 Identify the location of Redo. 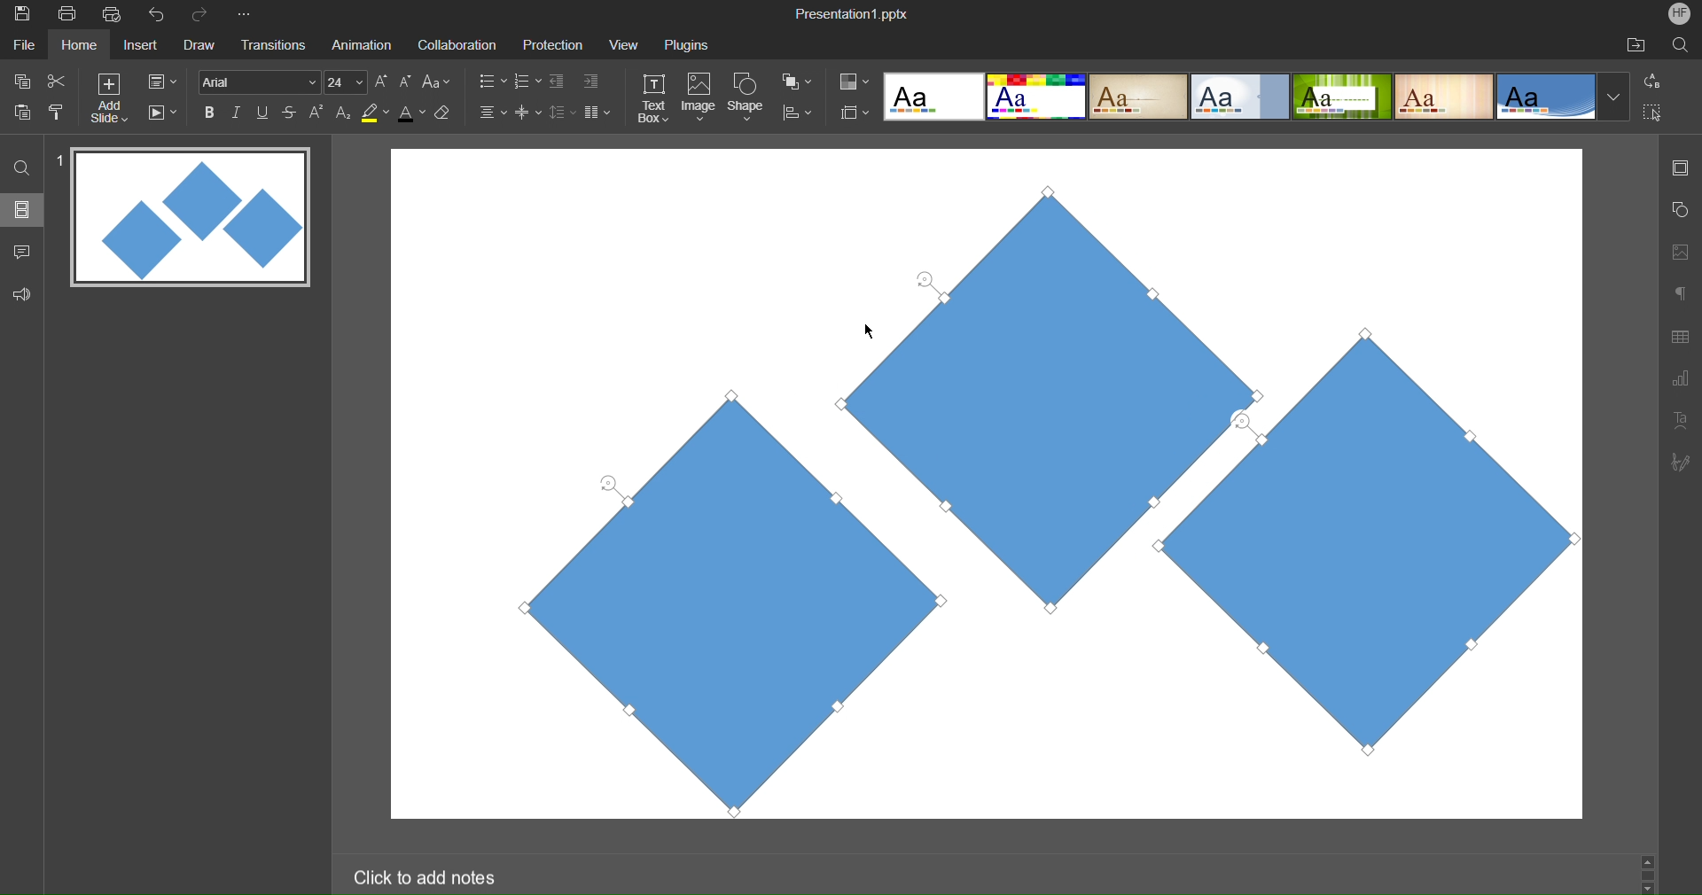
(206, 15).